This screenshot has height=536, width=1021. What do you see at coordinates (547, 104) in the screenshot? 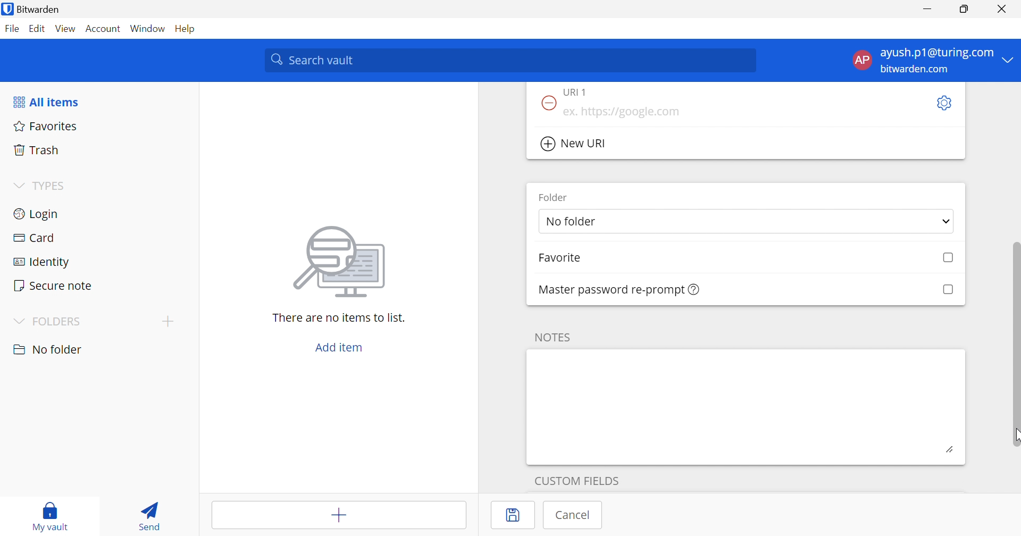
I see `Remove` at bounding box center [547, 104].